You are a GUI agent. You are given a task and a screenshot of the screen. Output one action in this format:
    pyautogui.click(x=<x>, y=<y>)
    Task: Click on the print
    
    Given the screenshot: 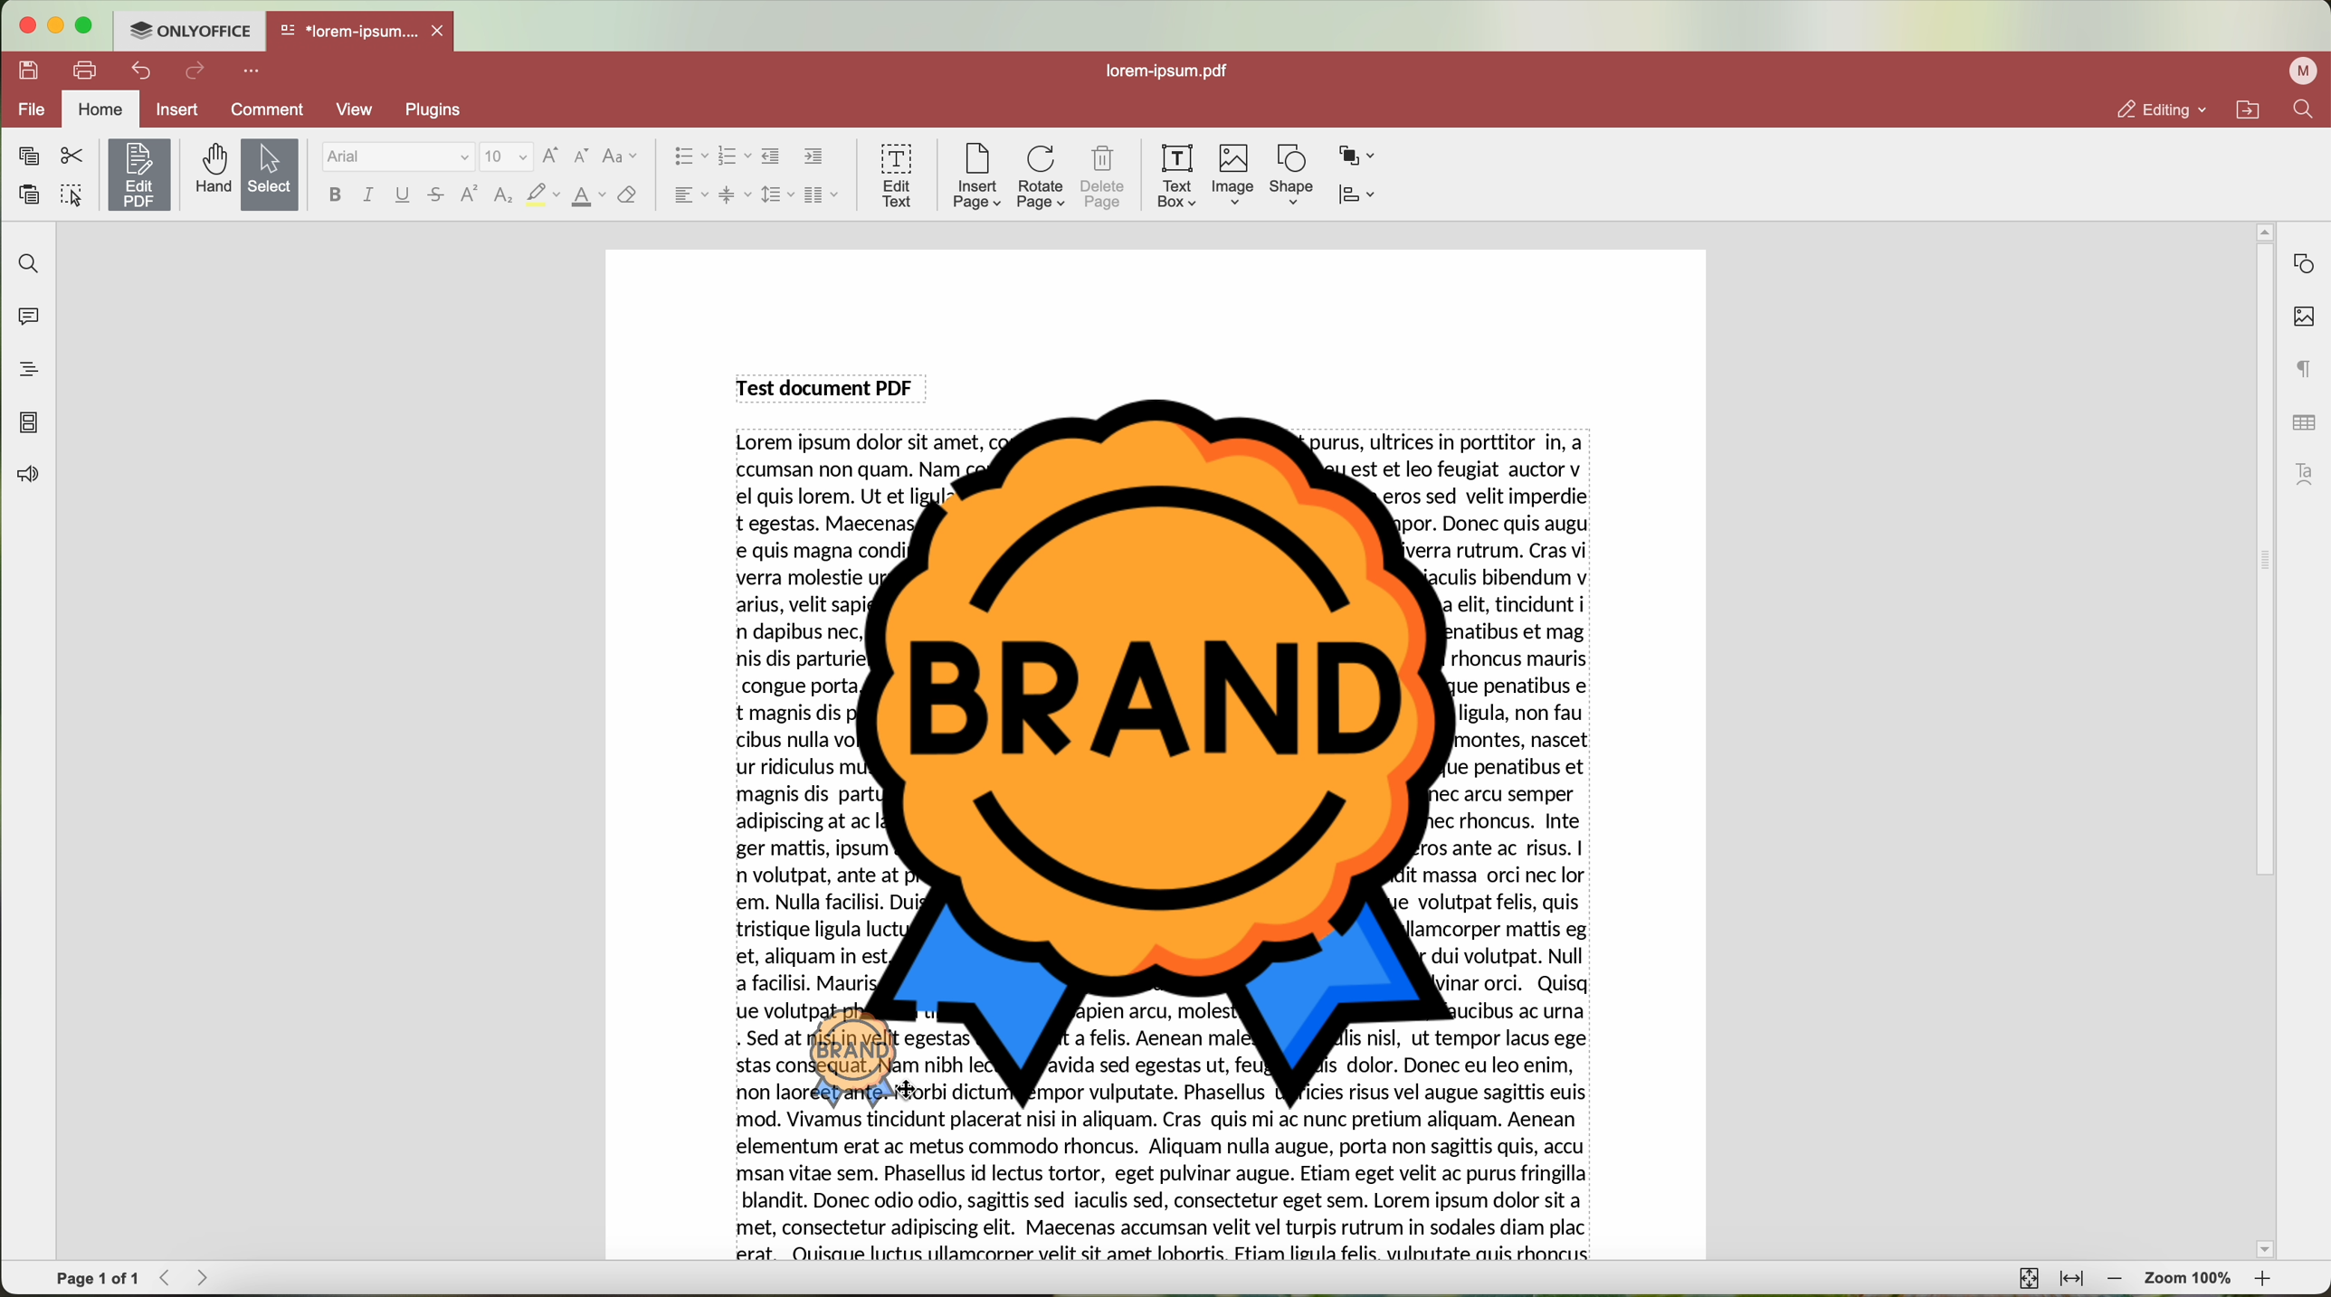 What is the action you would take?
    pyautogui.click(x=86, y=69)
    